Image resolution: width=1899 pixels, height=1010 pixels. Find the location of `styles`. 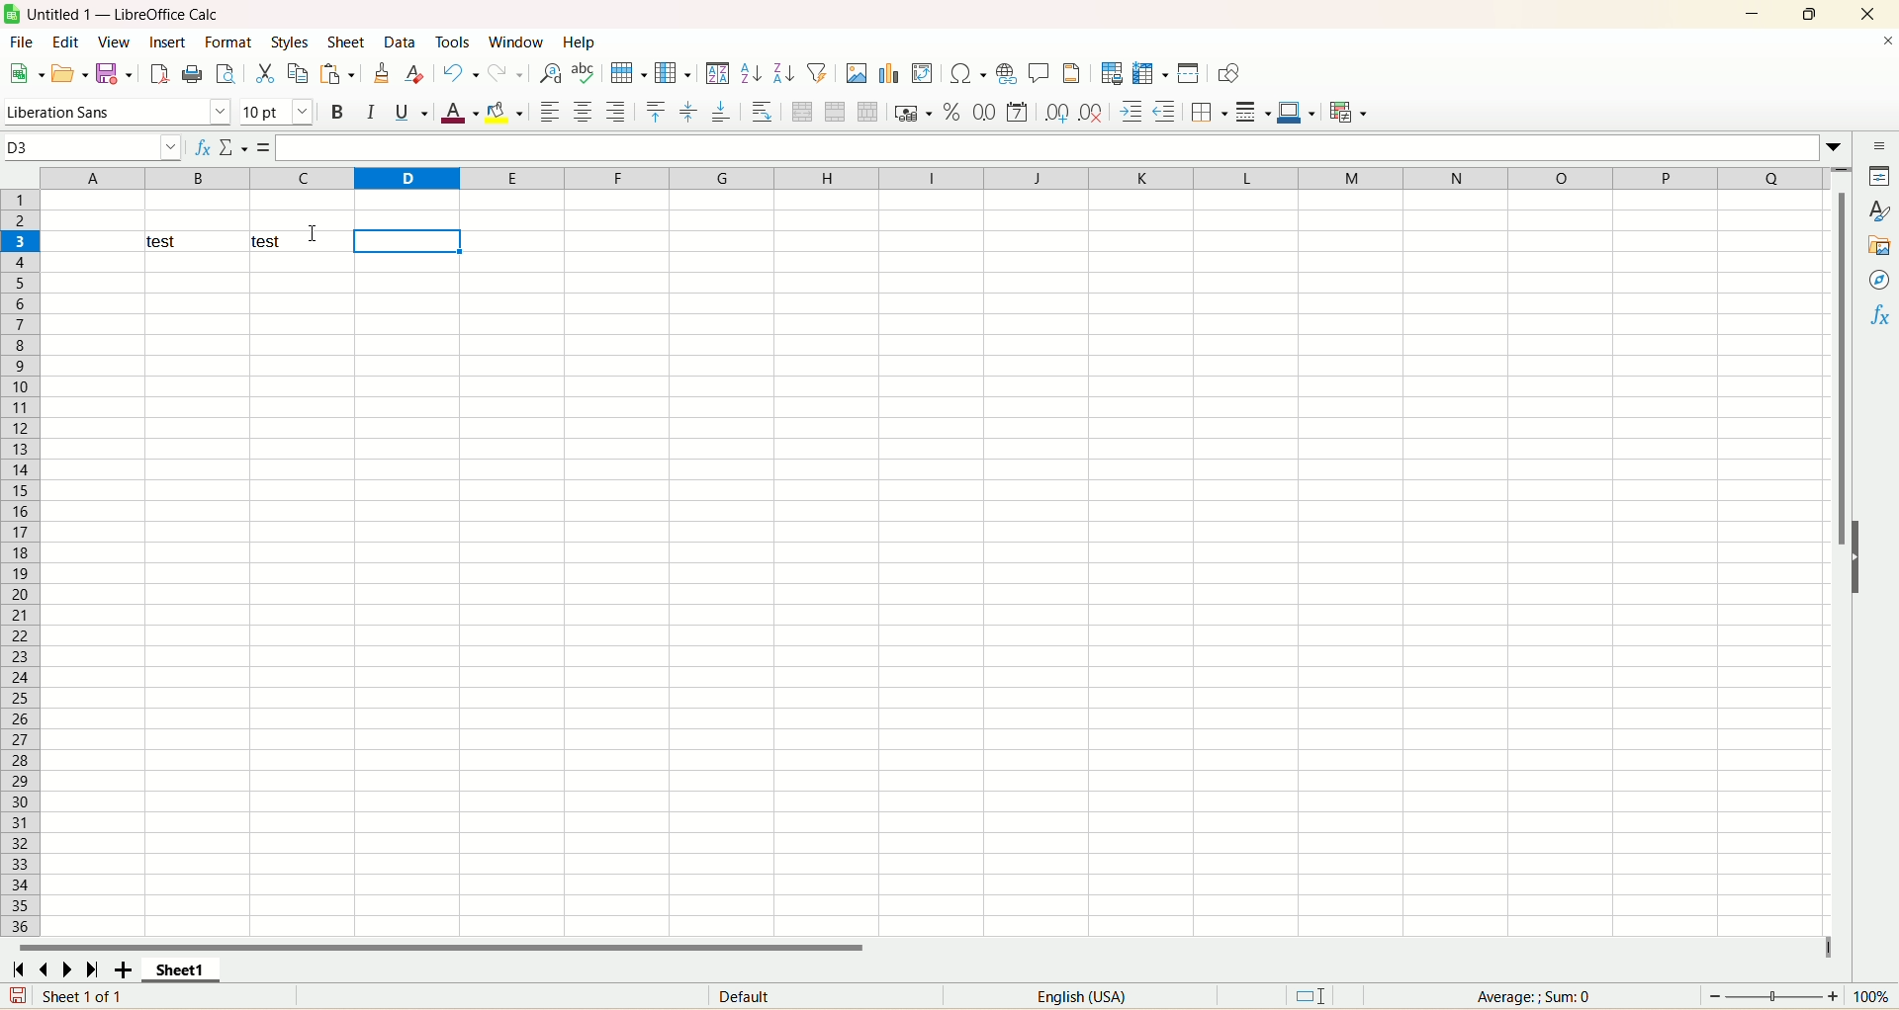

styles is located at coordinates (1877, 211).